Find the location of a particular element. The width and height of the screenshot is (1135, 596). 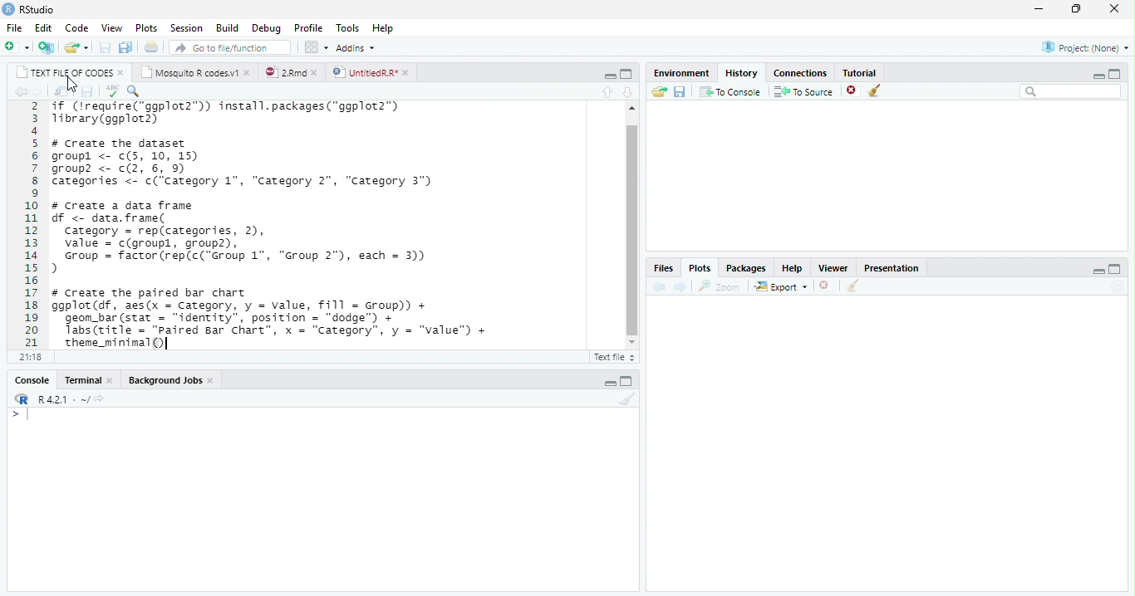

previous plot is located at coordinates (659, 287).